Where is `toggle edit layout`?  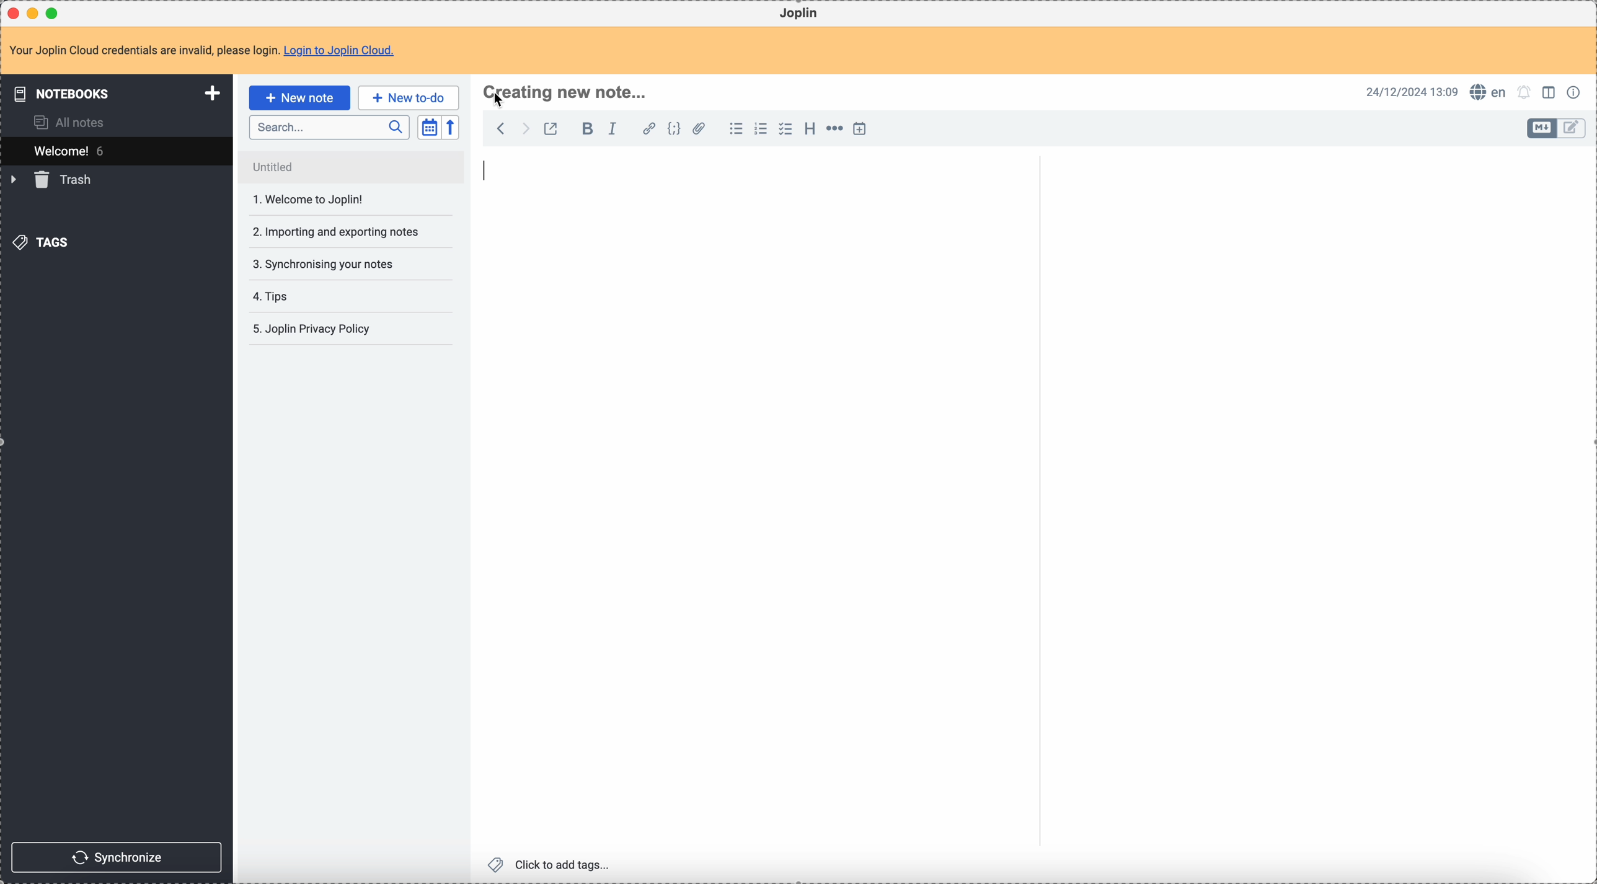 toggle edit layout is located at coordinates (1572, 129).